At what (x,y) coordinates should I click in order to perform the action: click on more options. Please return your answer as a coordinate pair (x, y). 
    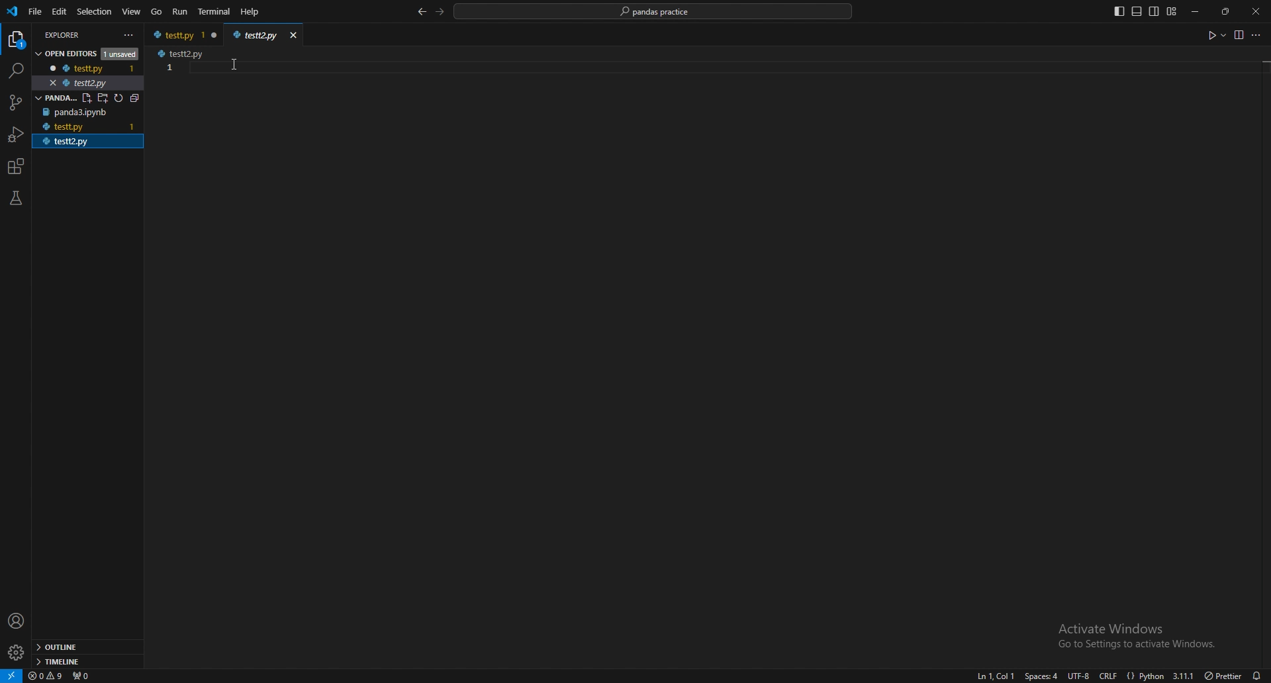
    Looking at the image, I should click on (1258, 36).